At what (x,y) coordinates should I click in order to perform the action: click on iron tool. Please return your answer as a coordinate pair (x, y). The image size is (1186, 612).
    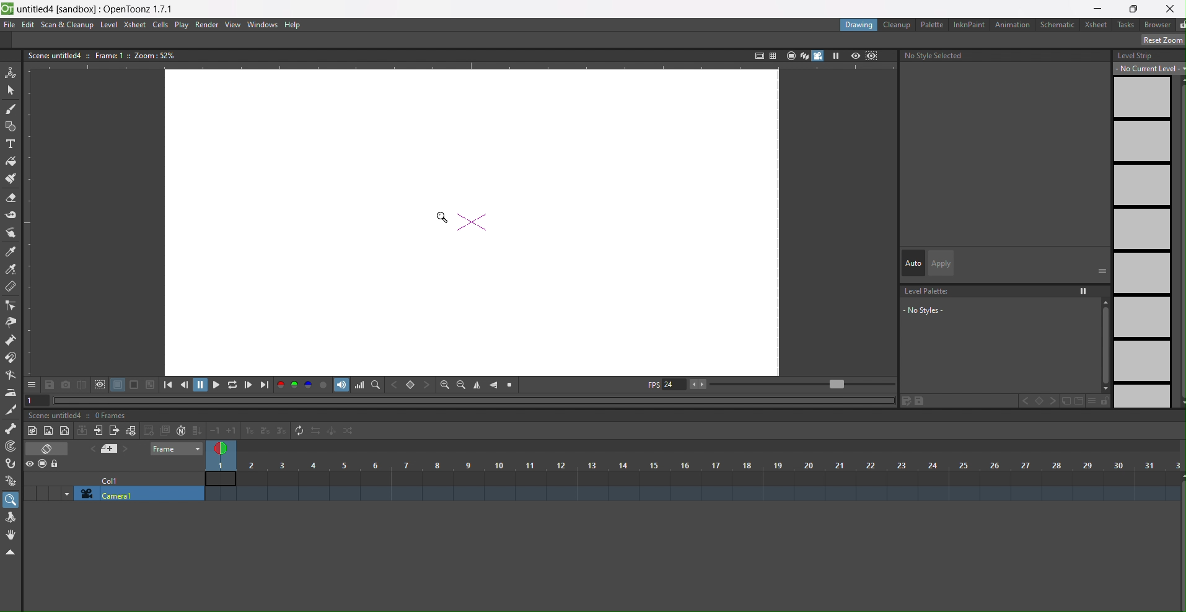
    Looking at the image, I should click on (11, 392).